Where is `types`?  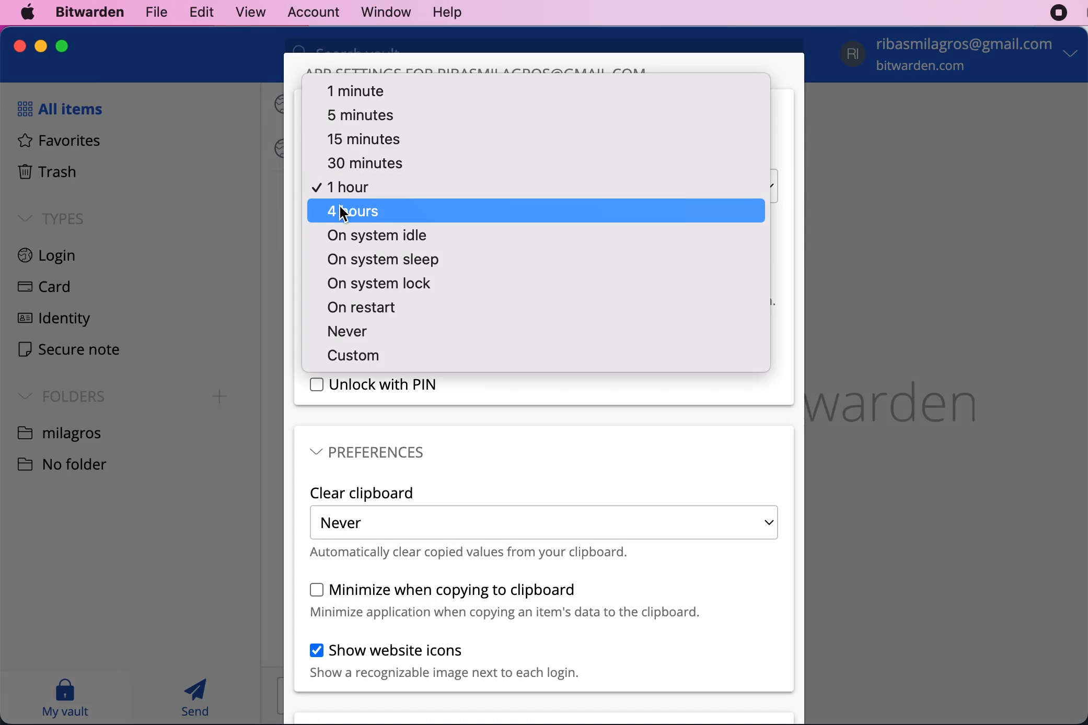 types is located at coordinates (51, 218).